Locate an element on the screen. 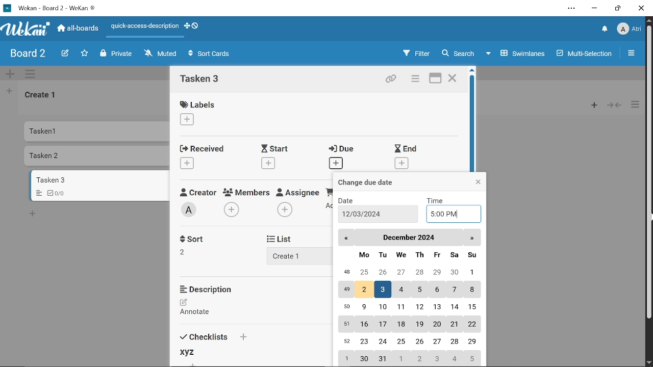 The height and width of the screenshot is (367, 653). Cursor is located at coordinates (649, 219).